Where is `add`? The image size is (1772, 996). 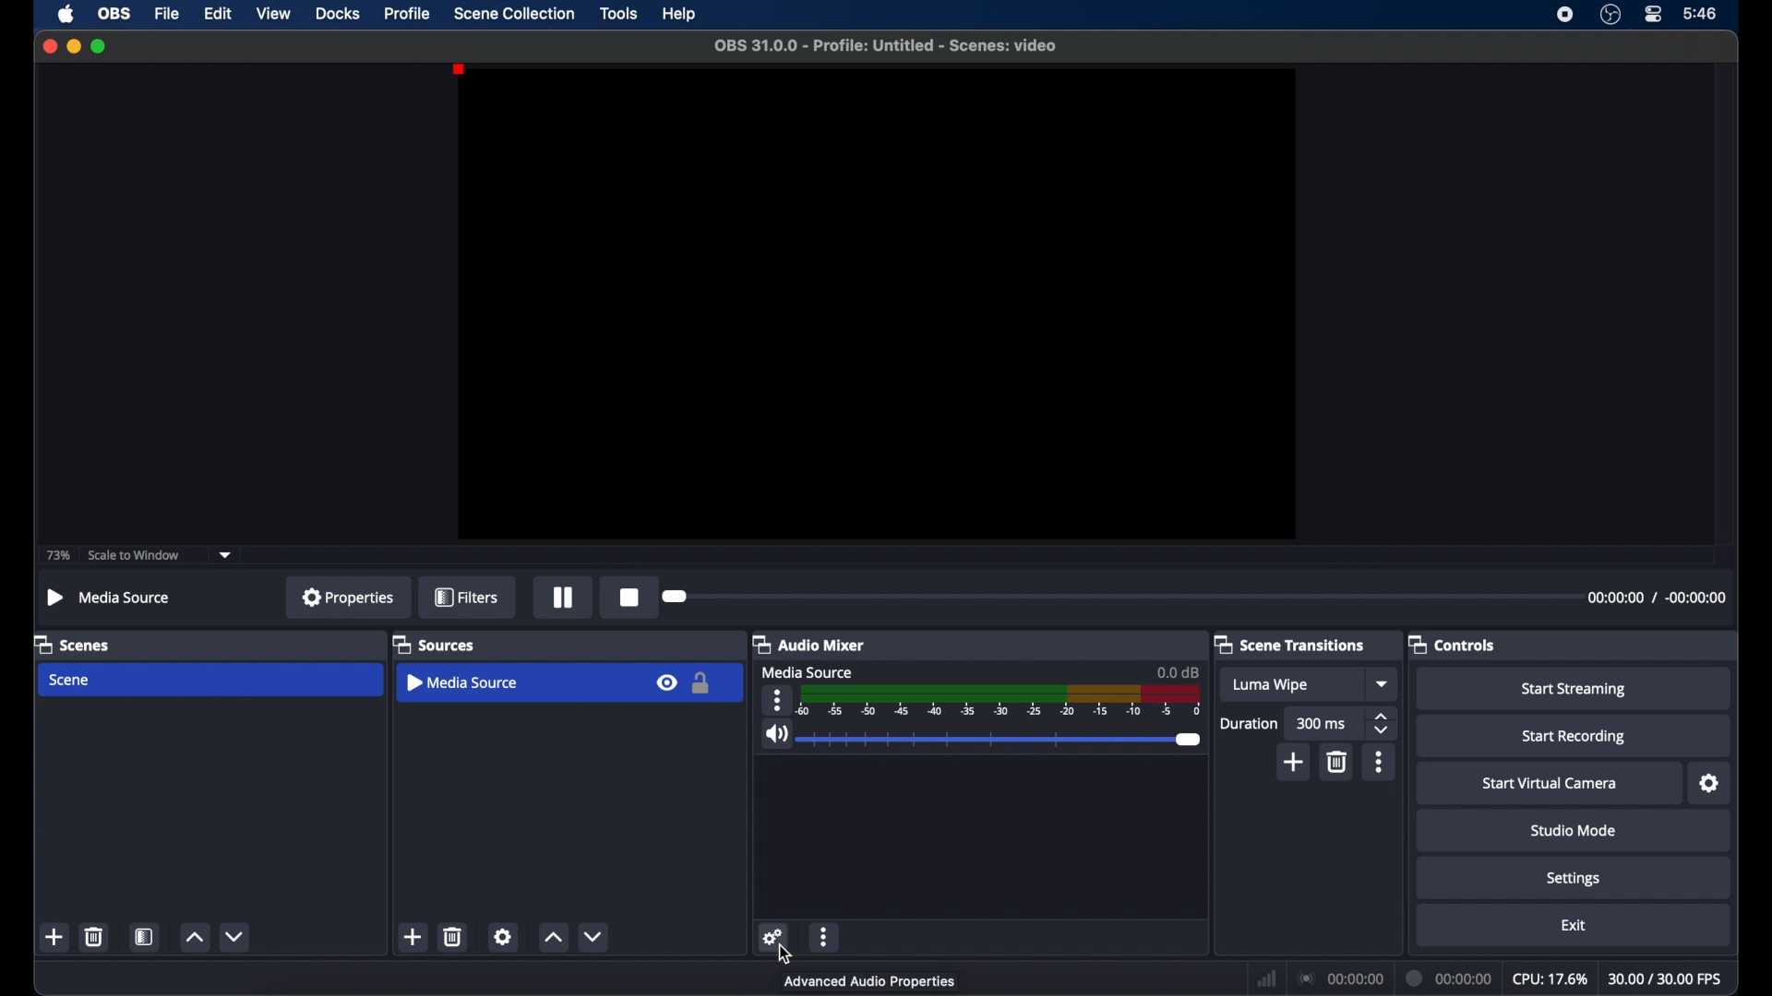 add is located at coordinates (1295, 762).